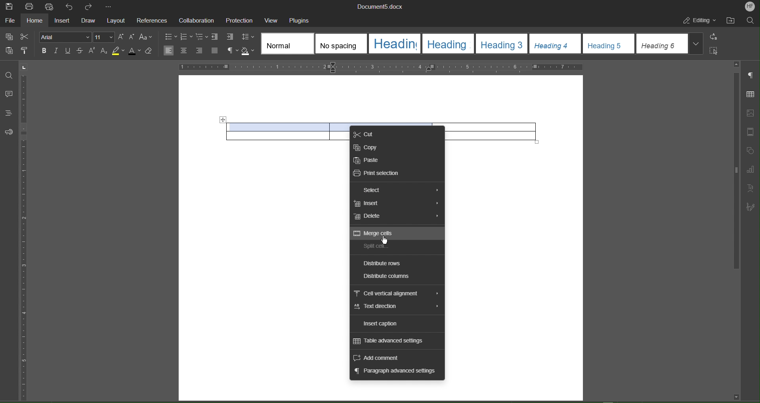  I want to click on Delete, so click(369, 217).